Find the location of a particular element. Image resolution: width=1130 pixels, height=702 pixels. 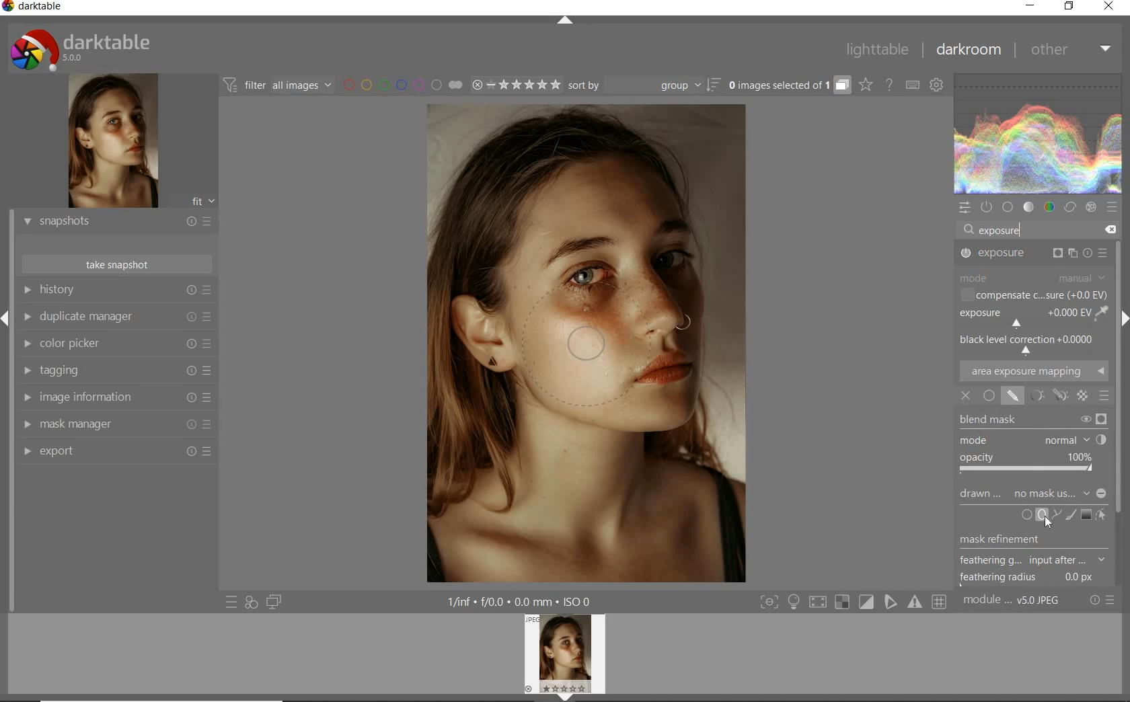

set keyboard shortcuts is located at coordinates (911, 85).